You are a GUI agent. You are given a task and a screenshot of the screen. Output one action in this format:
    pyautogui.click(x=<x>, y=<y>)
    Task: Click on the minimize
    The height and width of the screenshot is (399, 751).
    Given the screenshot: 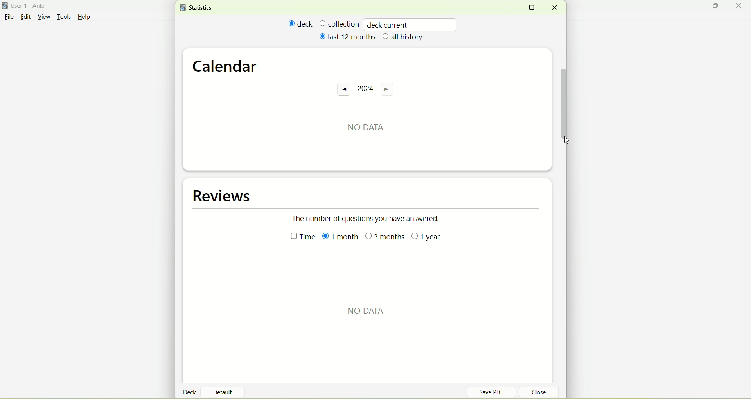 What is the action you would take?
    pyautogui.click(x=695, y=7)
    